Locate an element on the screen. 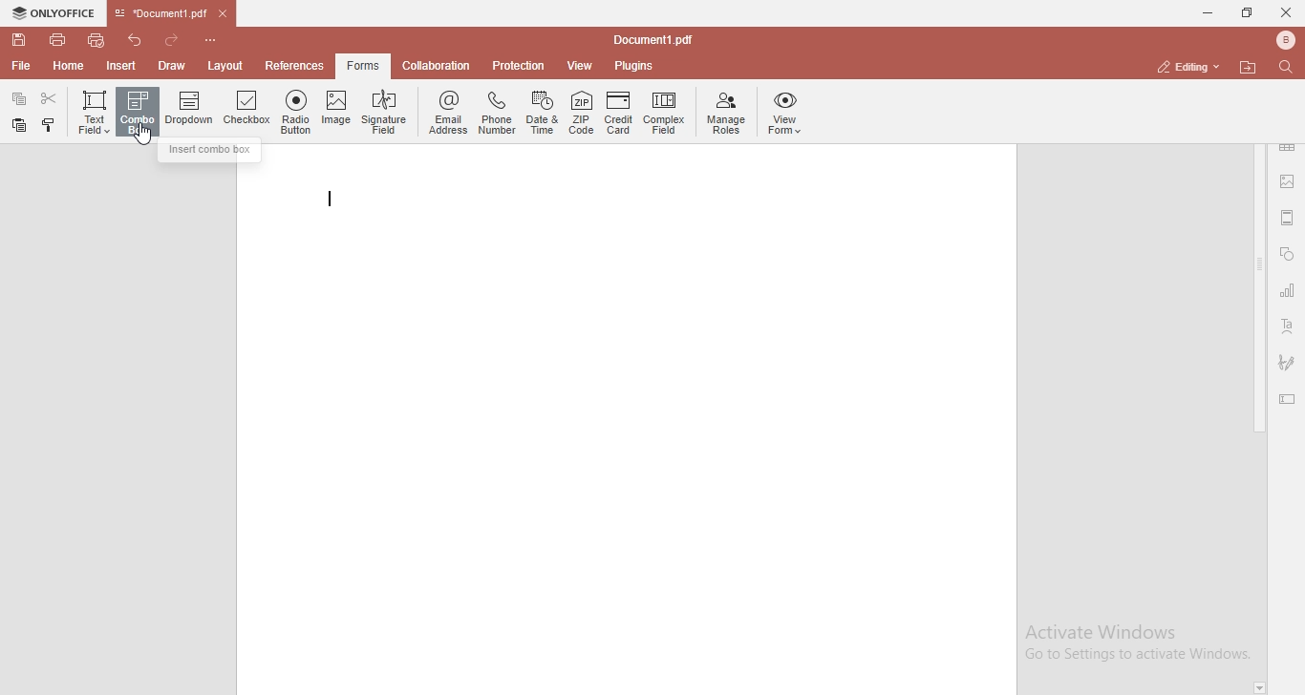  cursor is located at coordinates (148, 138).